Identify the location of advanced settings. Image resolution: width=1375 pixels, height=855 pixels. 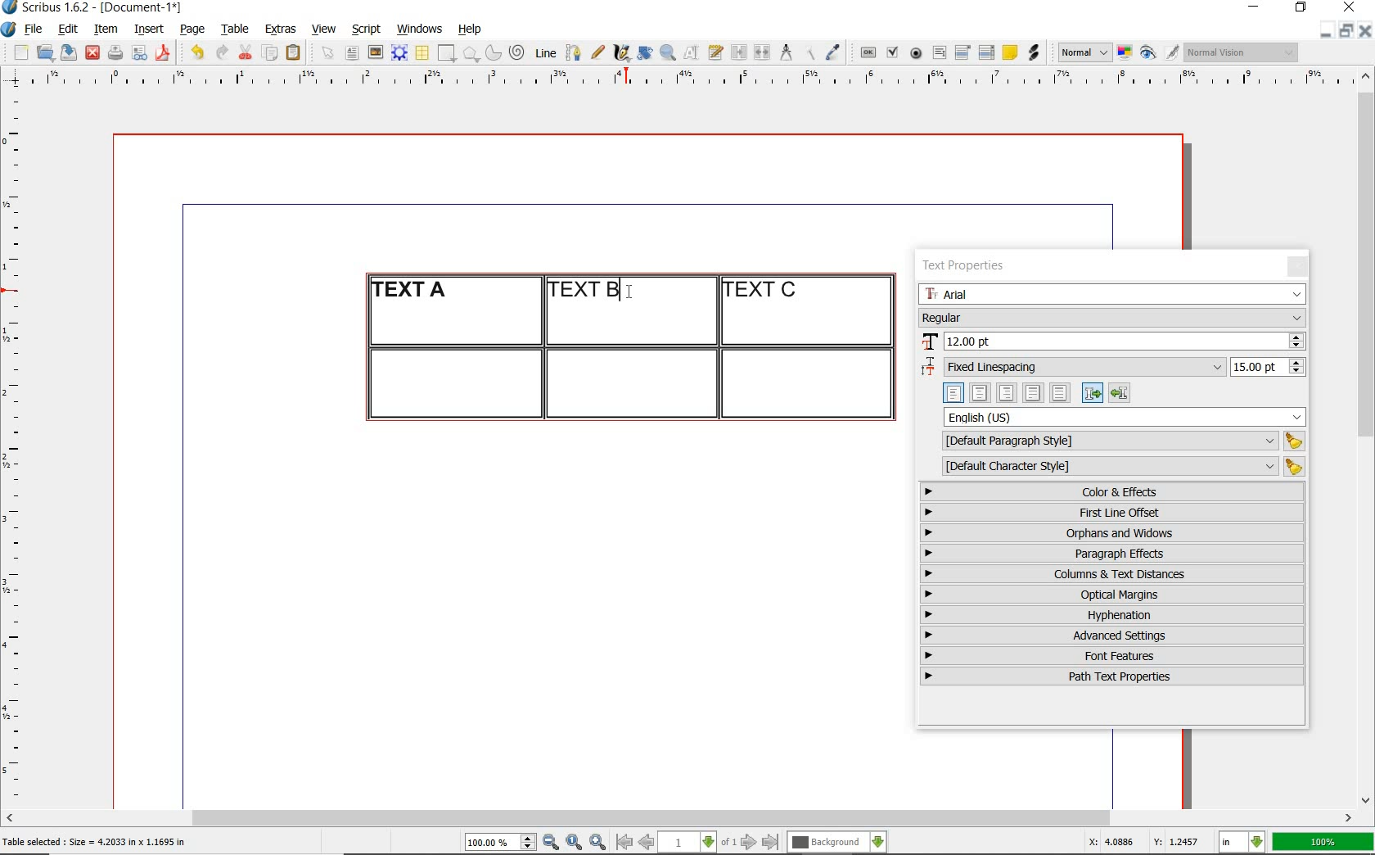
(1111, 635).